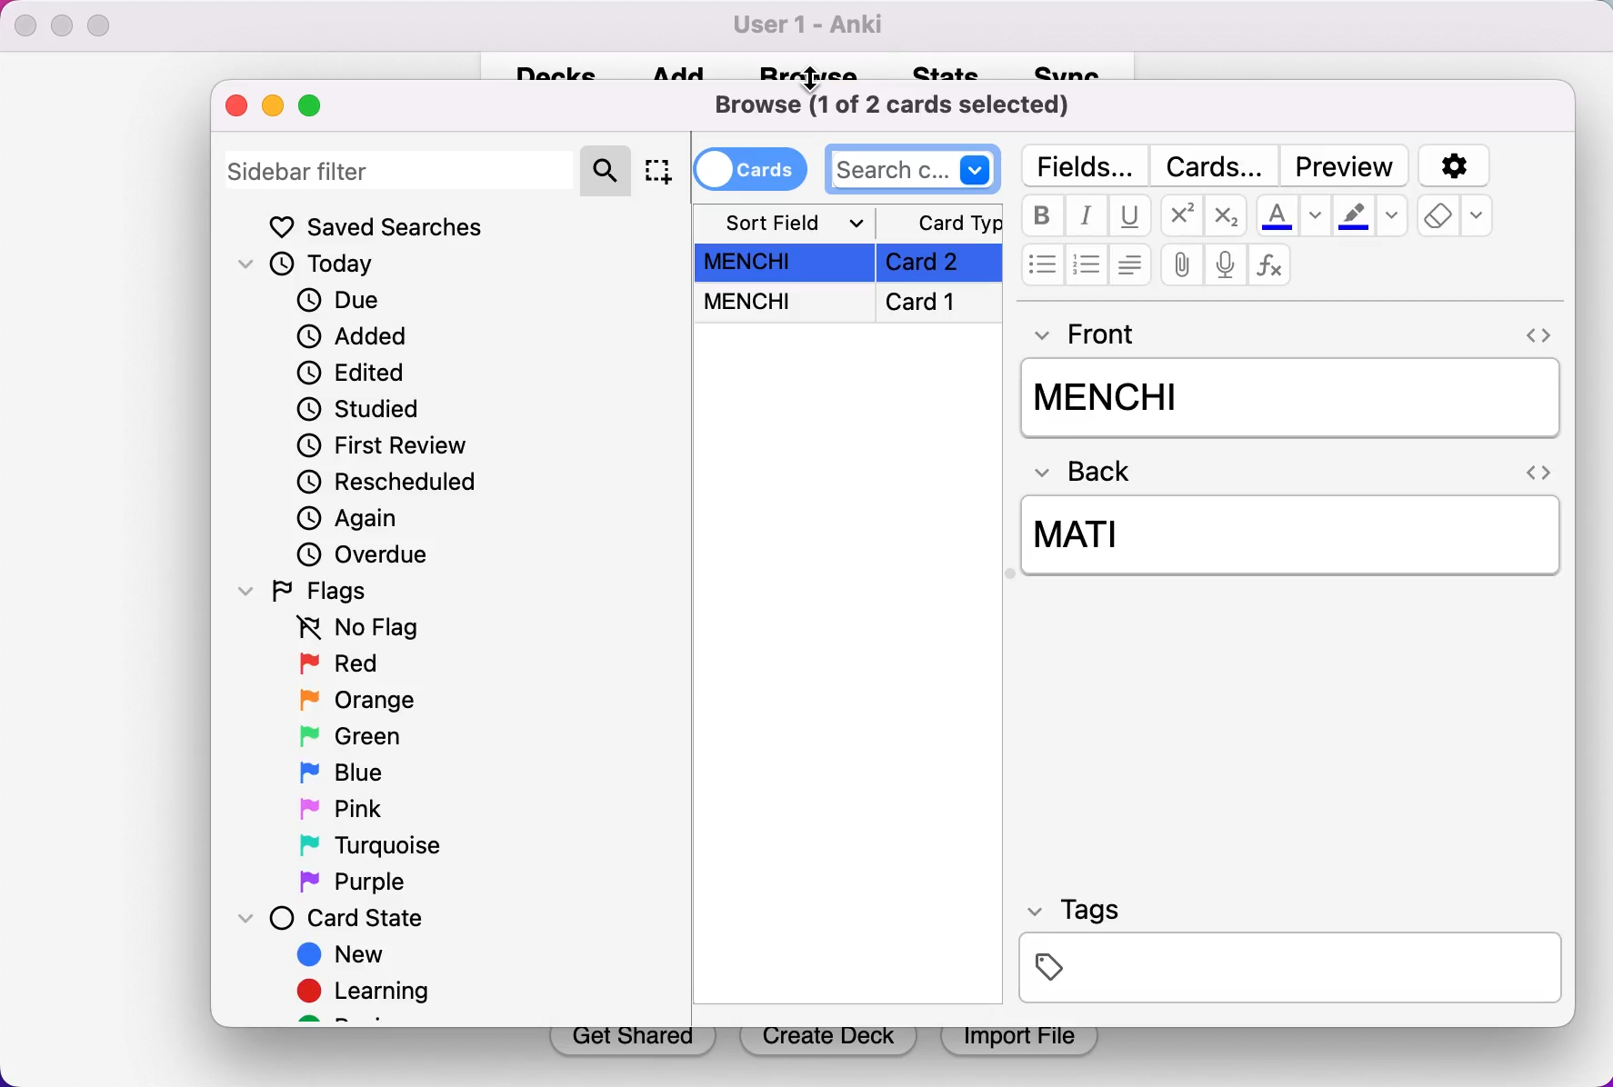  I want to click on preview, so click(1345, 164).